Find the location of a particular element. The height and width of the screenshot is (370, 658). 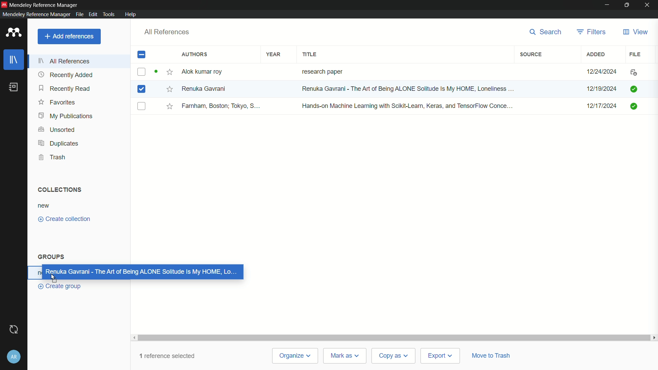

mark as is located at coordinates (343, 355).